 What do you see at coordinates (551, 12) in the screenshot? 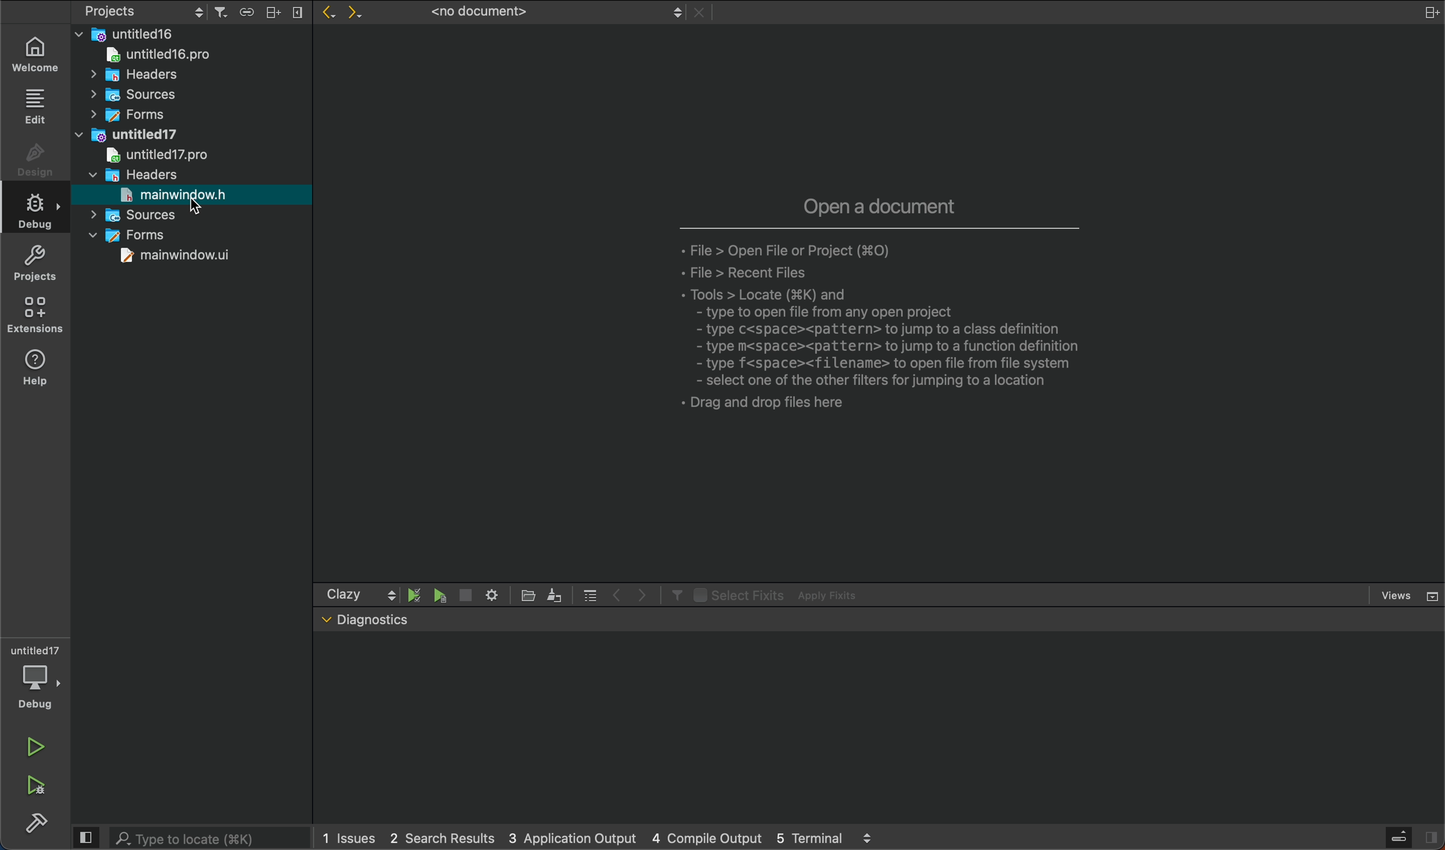
I see `<no document>` at bounding box center [551, 12].